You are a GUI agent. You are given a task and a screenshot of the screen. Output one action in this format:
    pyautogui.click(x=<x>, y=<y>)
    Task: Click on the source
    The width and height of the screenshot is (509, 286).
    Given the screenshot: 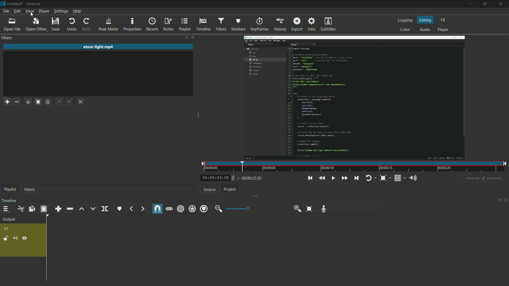 What is the action you would take?
    pyautogui.click(x=210, y=190)
    